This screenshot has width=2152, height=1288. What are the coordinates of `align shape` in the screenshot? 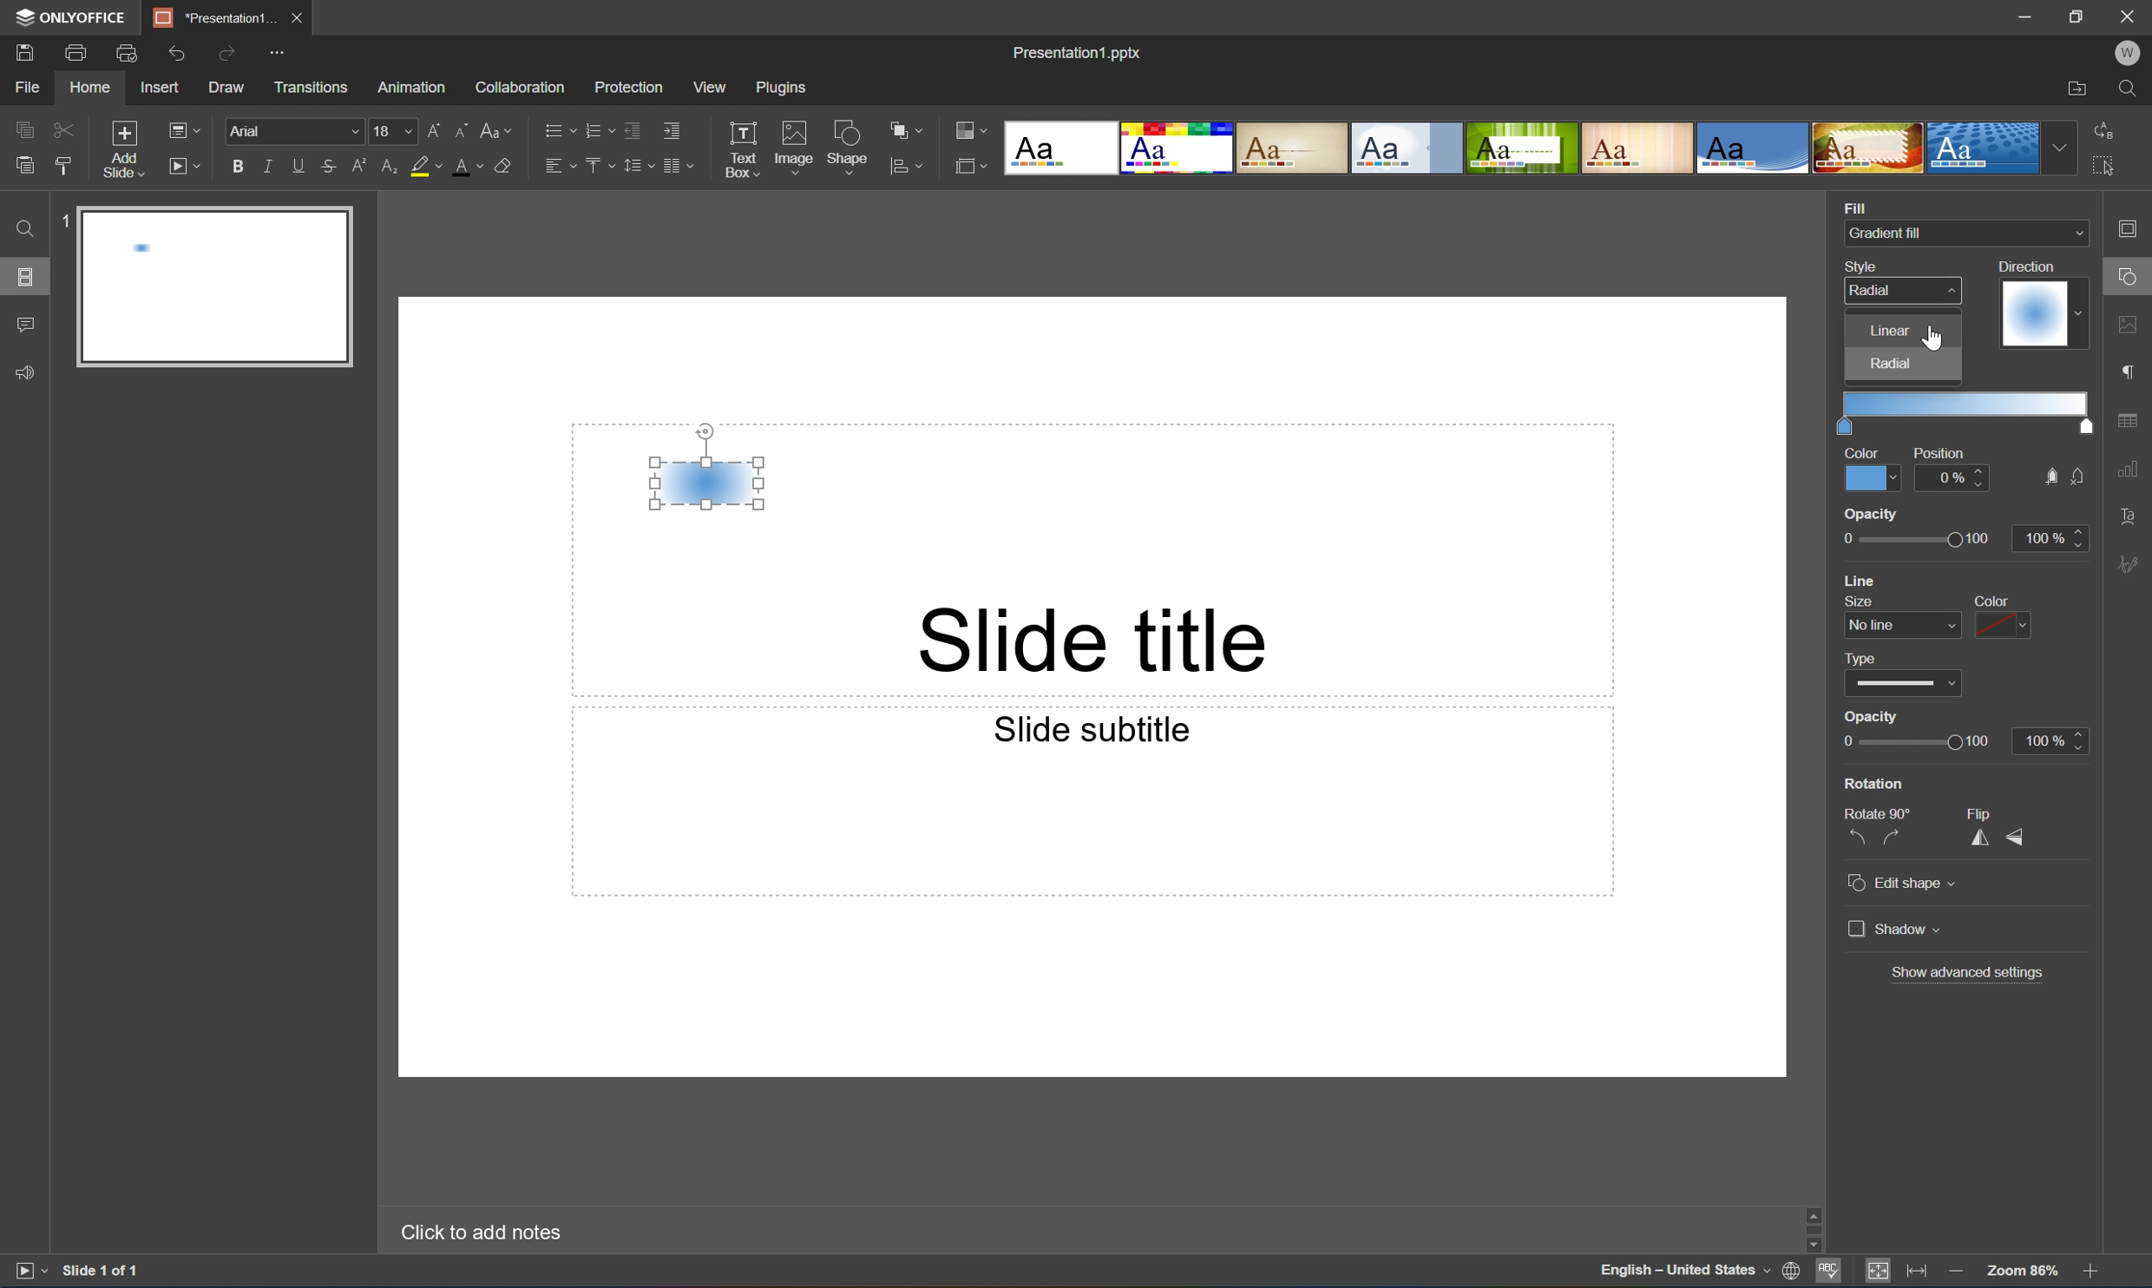 It's located at (909, 168).